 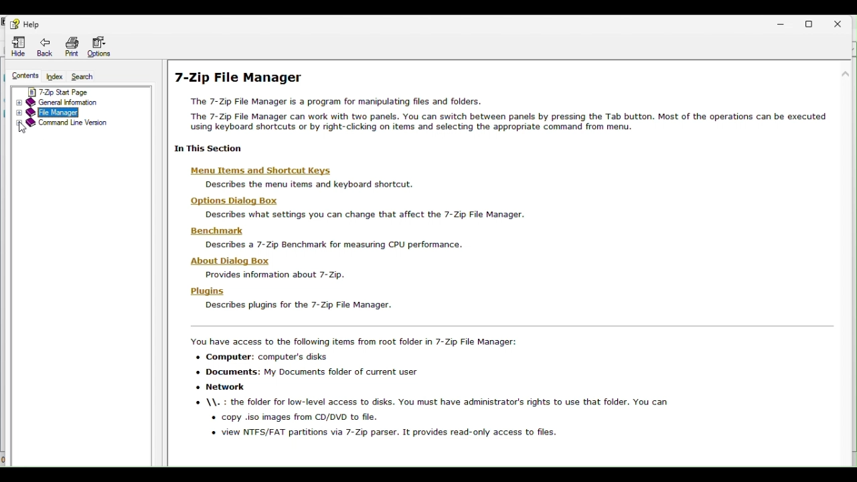 What do you see at coordinates (80, 102) in the screenshot?
I see `Gender information` at bounding box center [80, 102].